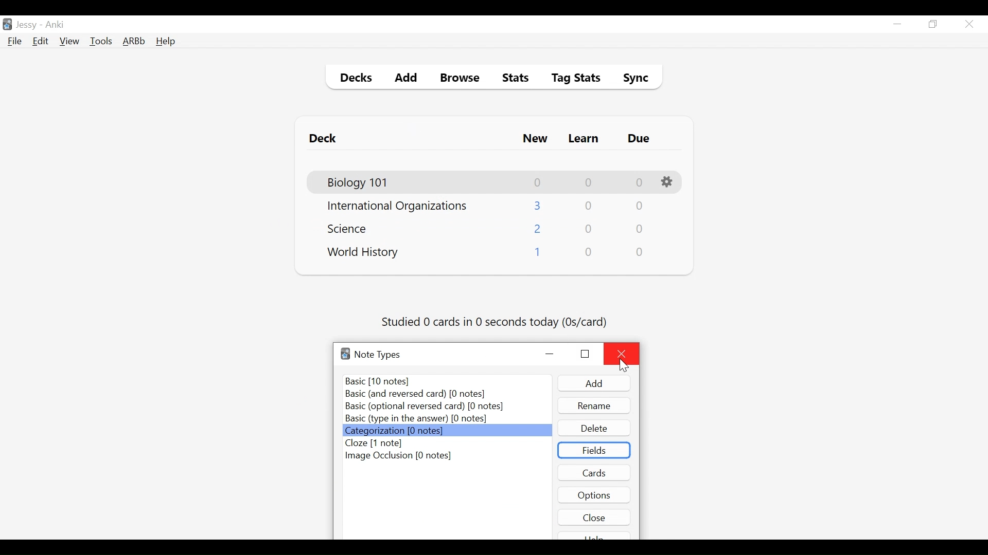 This screenshot has width=988, height=555. Describe the element at coordinates (595, 472) in the screenshot. I see `Cards` at that location.